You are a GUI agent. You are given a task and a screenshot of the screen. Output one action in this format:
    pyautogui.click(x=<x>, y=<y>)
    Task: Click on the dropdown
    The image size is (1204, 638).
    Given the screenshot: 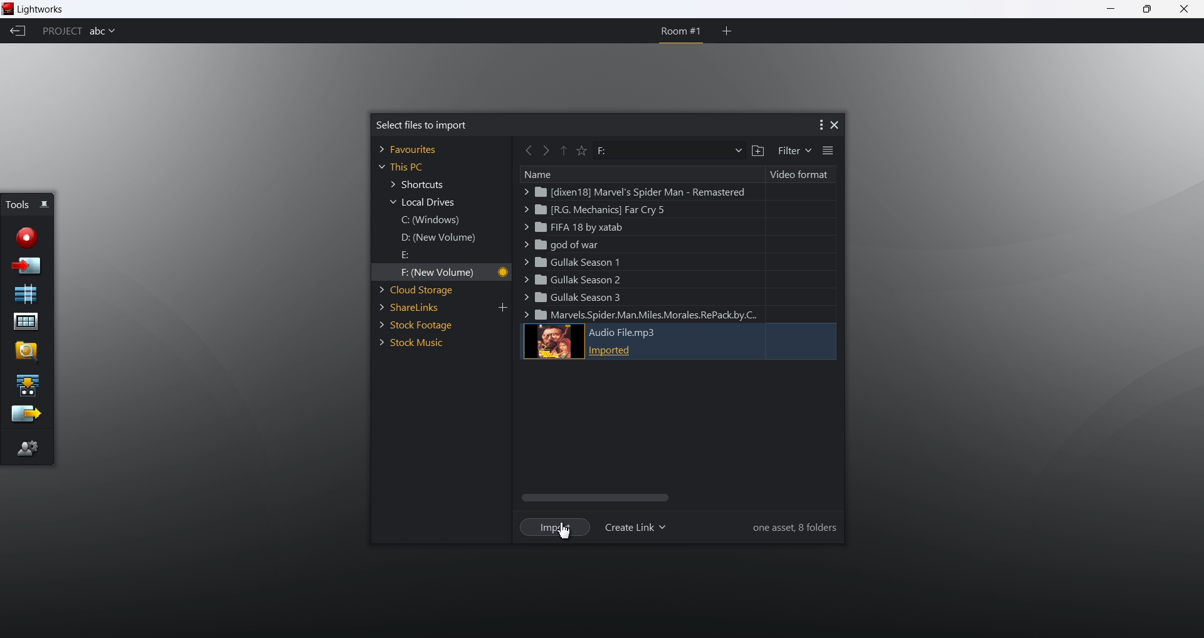 What is the action you would take?
    pyautogui.click(x=739, y=150)
    